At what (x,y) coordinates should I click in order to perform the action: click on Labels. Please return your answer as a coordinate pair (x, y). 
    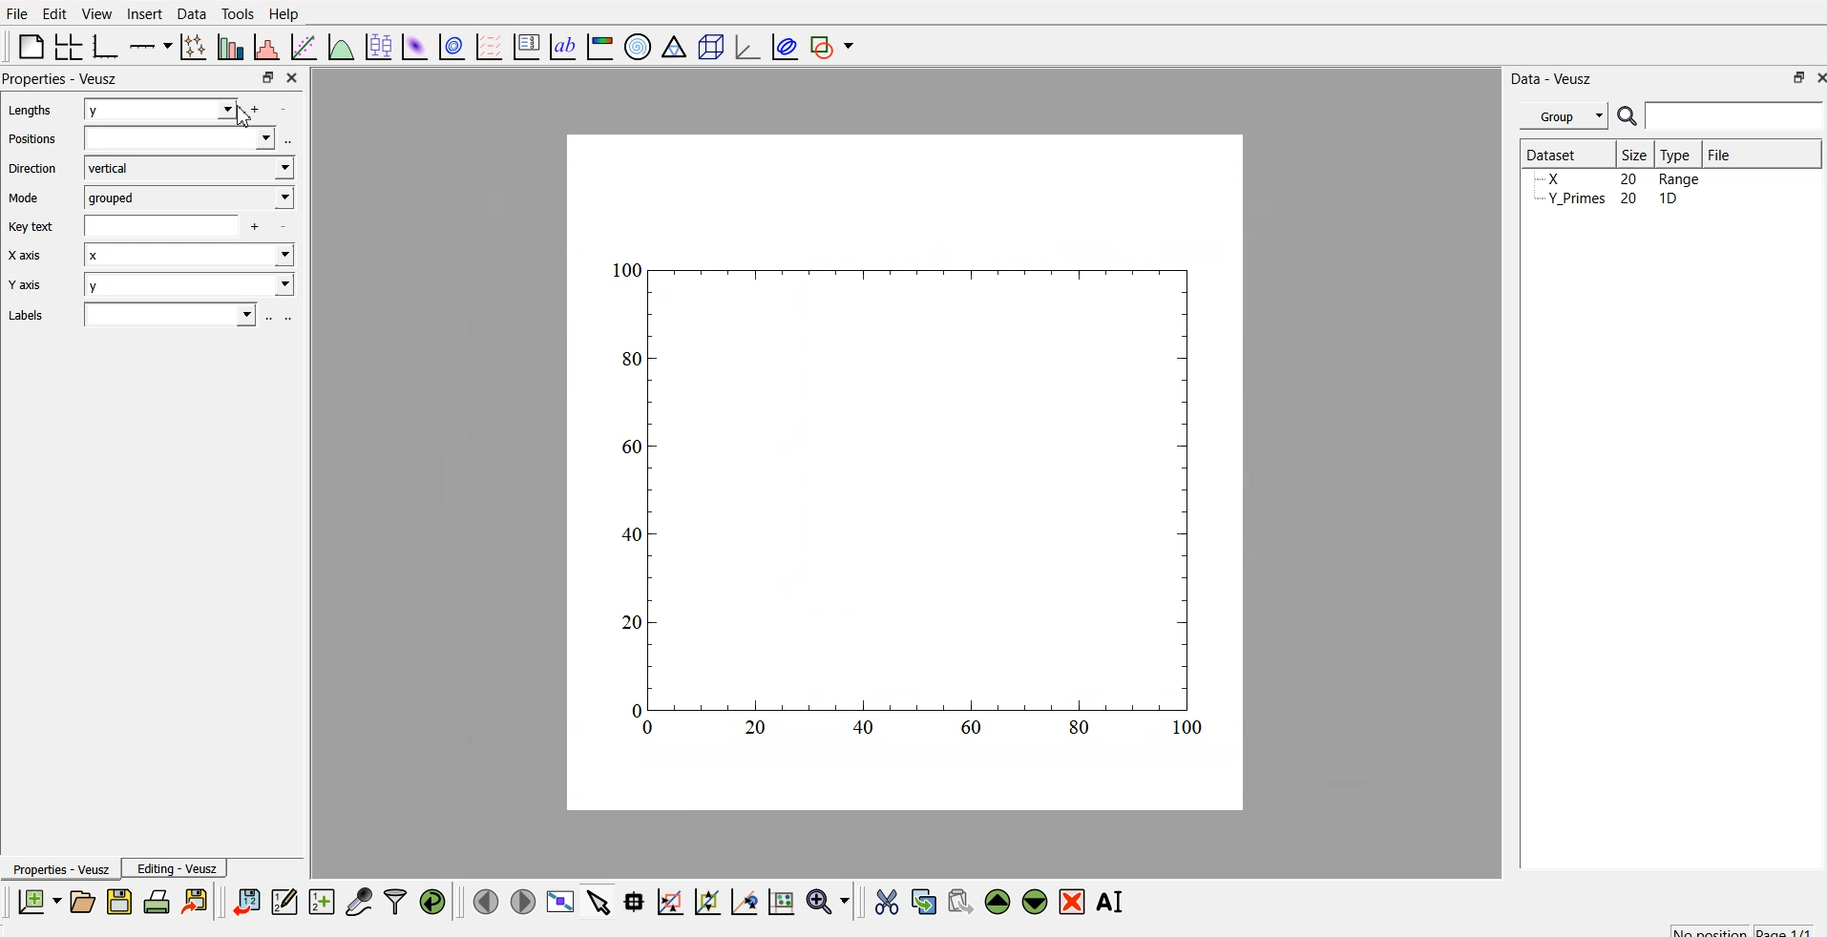
    Looking at the image, I should click on (145, 315).